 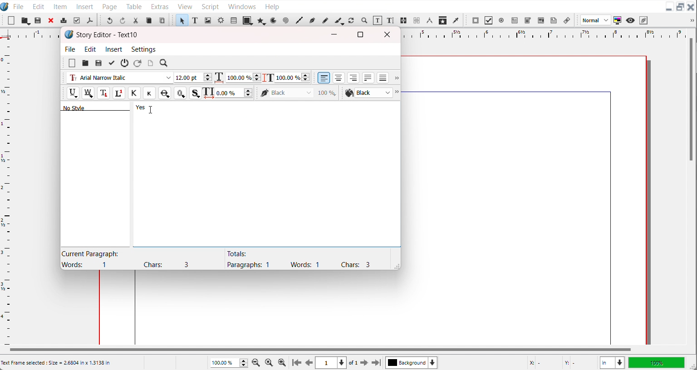 What do you see at coordinates (103, 93) in the screenshot?
I see `Subscript` at bounding box center [103, 93].